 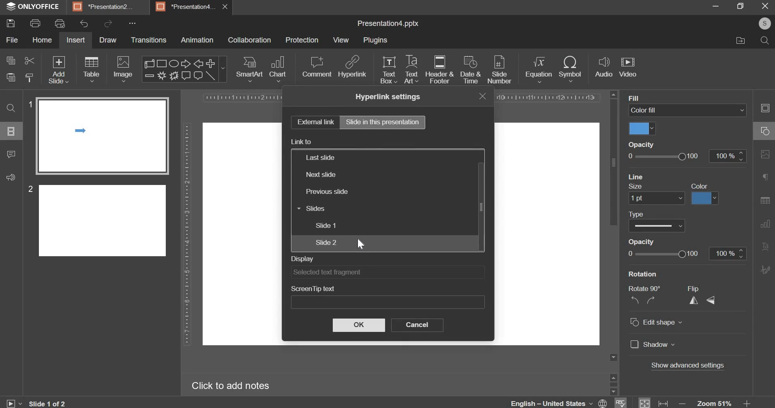 What do you see at coordinates (321, 175) in the screenshot?
I see `next slide` at bounding box center [321, 175].